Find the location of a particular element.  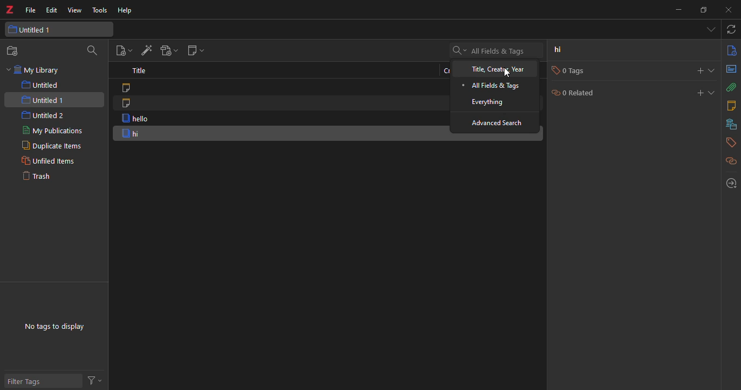

info is located at coordinates (731, 51).